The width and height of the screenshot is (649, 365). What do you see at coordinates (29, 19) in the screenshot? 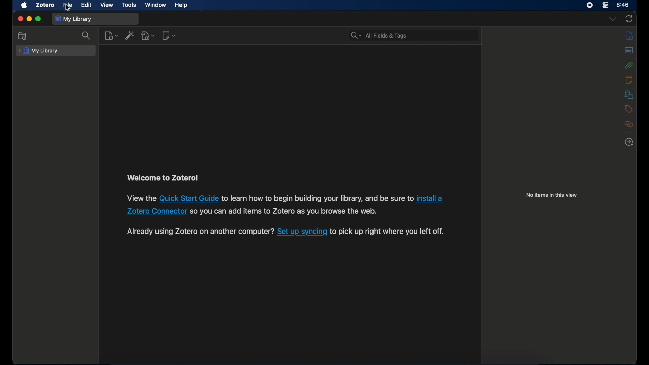
I see `minimize` at bounding box center [29, 19].